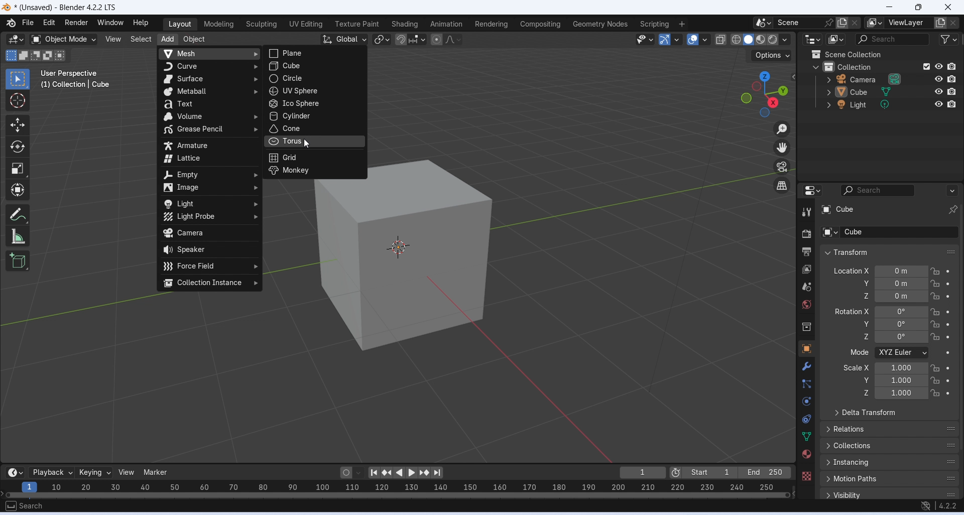 This screenshot has width=964, height=515. I want to click on Annotate, so click(19, 214).